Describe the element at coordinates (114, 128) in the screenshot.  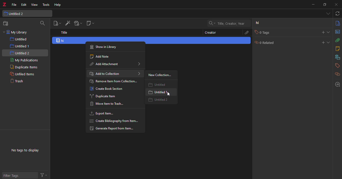
I see `generate report from item` at that location.